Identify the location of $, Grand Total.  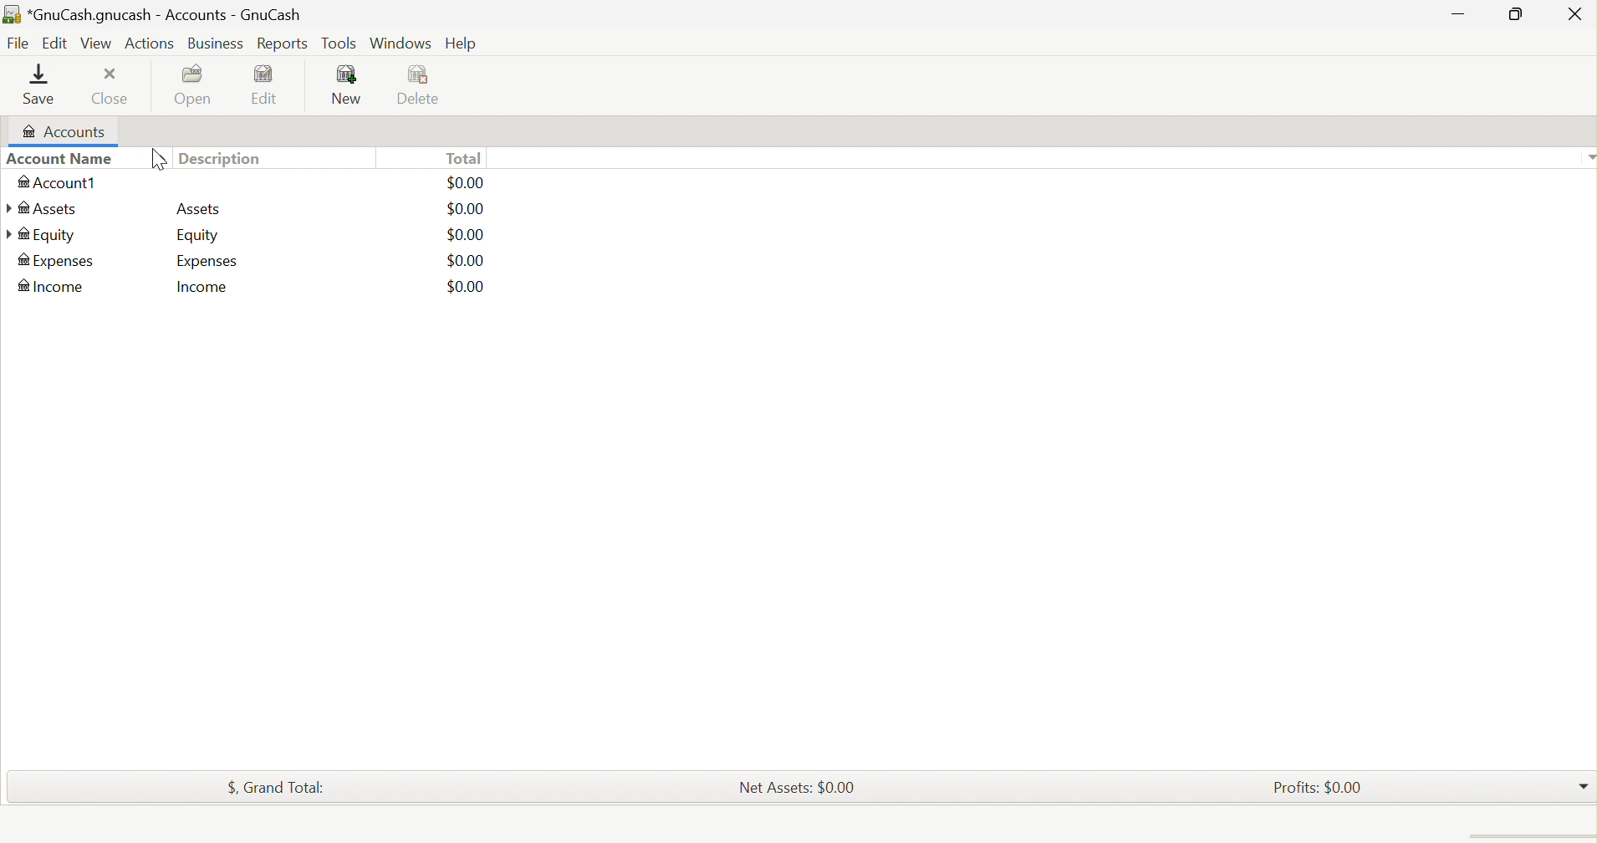
(277, 784).